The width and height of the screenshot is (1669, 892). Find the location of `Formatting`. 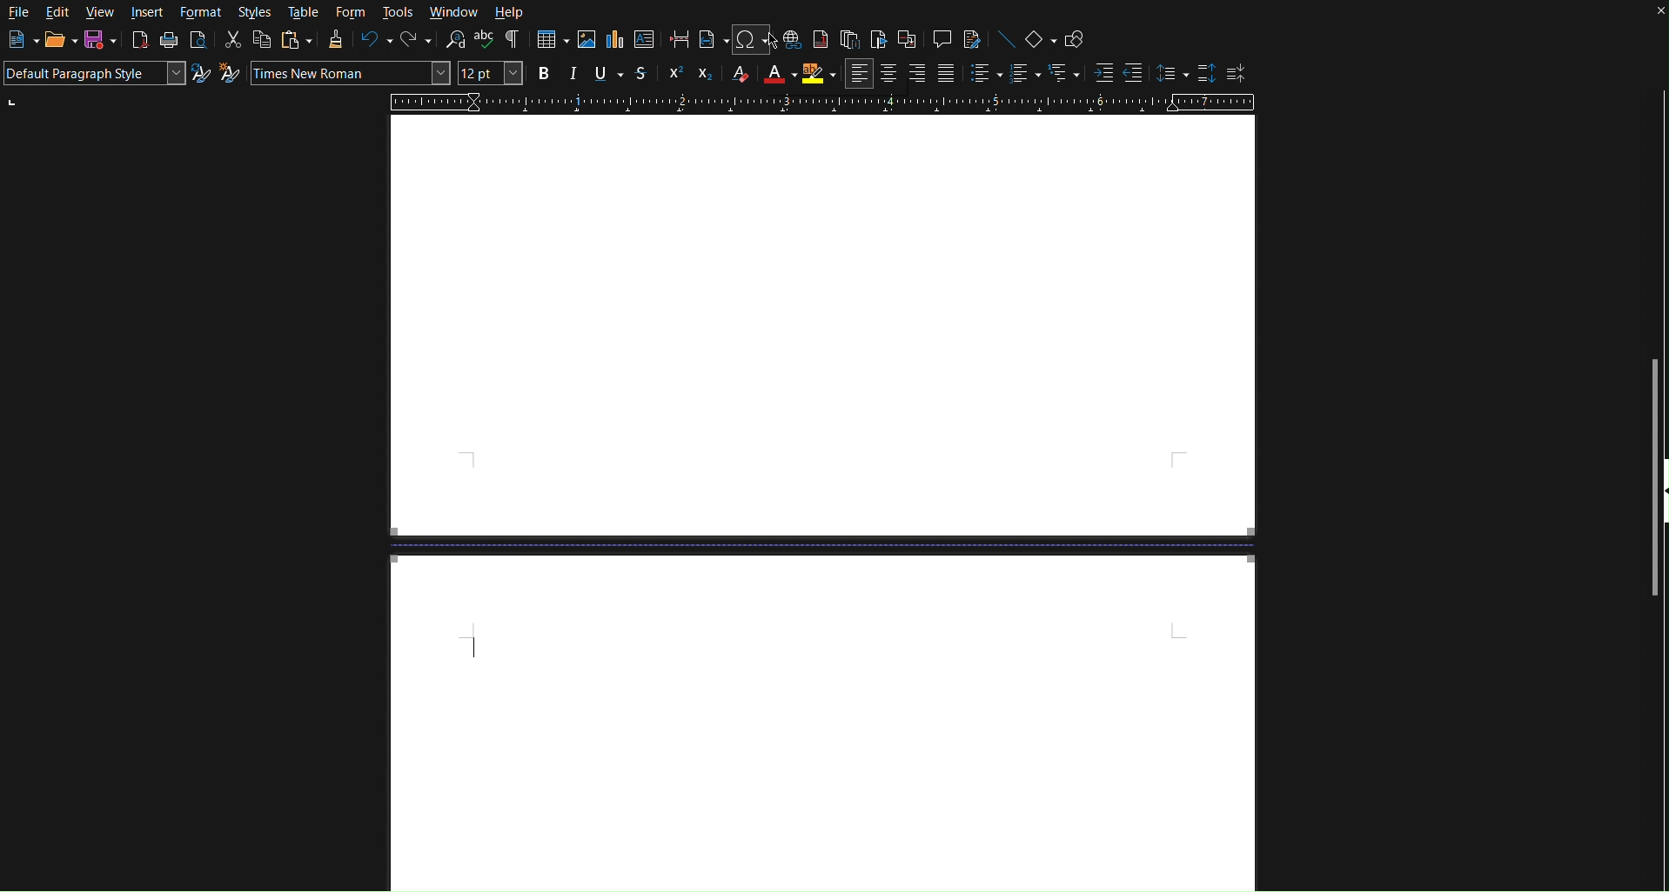

Formatting is located at coordinates (335, 41).